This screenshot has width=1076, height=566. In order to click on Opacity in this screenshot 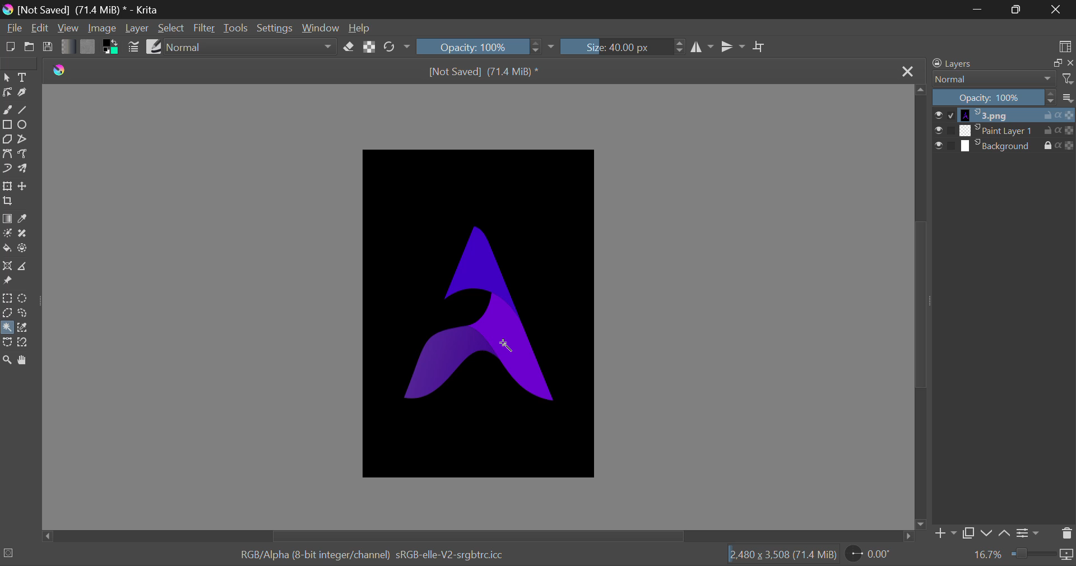, I will do `click(480, 48)`.